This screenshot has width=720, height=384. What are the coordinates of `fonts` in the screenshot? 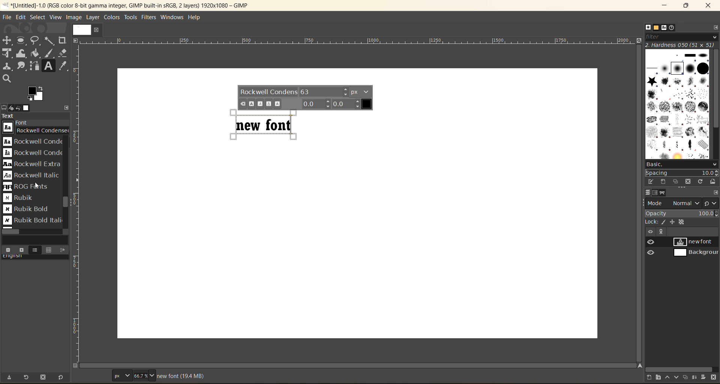 It's located at (665, 28).